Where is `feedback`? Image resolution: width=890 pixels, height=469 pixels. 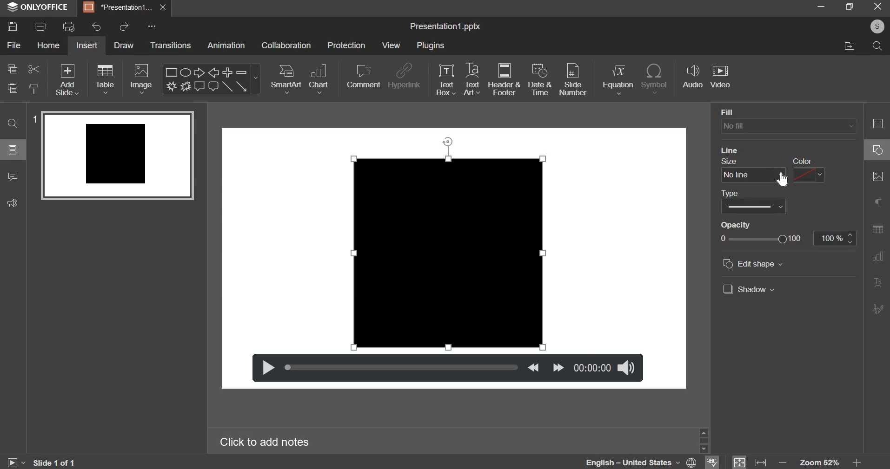 feedback is located at coordinates (12, 202).